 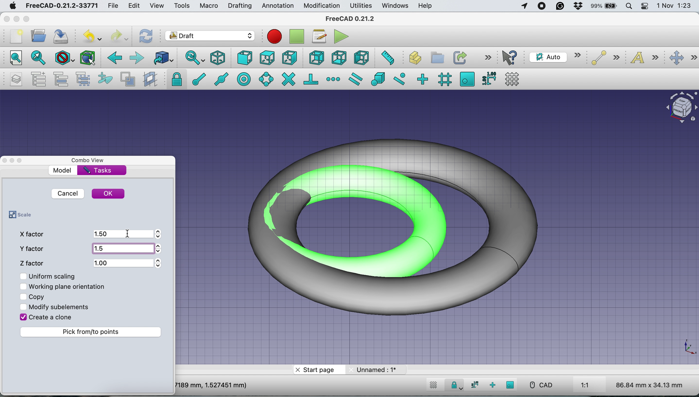 What do you see at coordinates (149, 79) in the screenshot?
I see `create working plane proxy` at bounding box center [149, 79].